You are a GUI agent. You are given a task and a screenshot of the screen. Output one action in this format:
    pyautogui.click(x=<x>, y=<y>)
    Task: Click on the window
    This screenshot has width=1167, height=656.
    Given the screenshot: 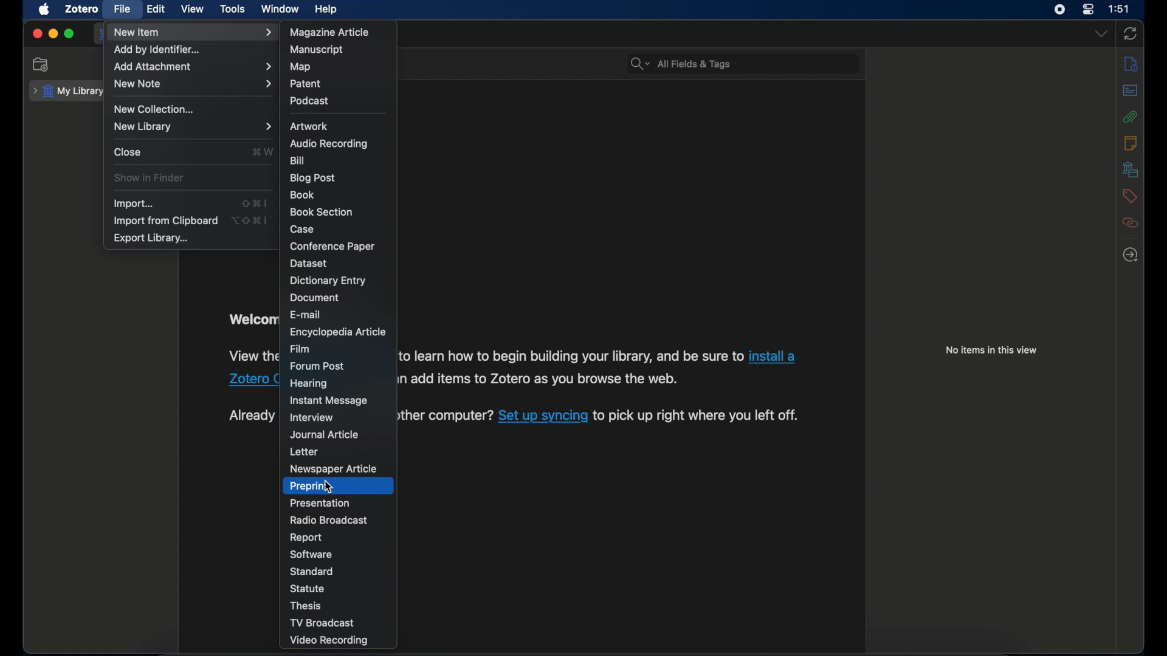 What is the action you would take?
    pyautogui.click(x=280, y=9)
    